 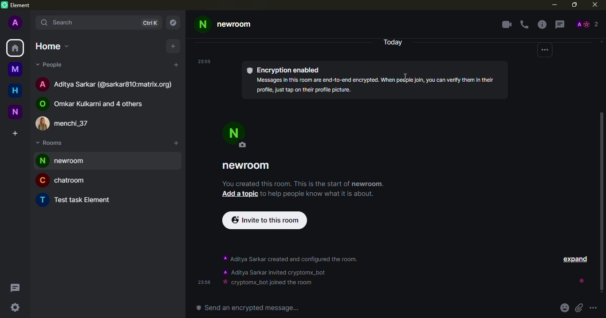 I want to click on home, so click(x=15, y=48).